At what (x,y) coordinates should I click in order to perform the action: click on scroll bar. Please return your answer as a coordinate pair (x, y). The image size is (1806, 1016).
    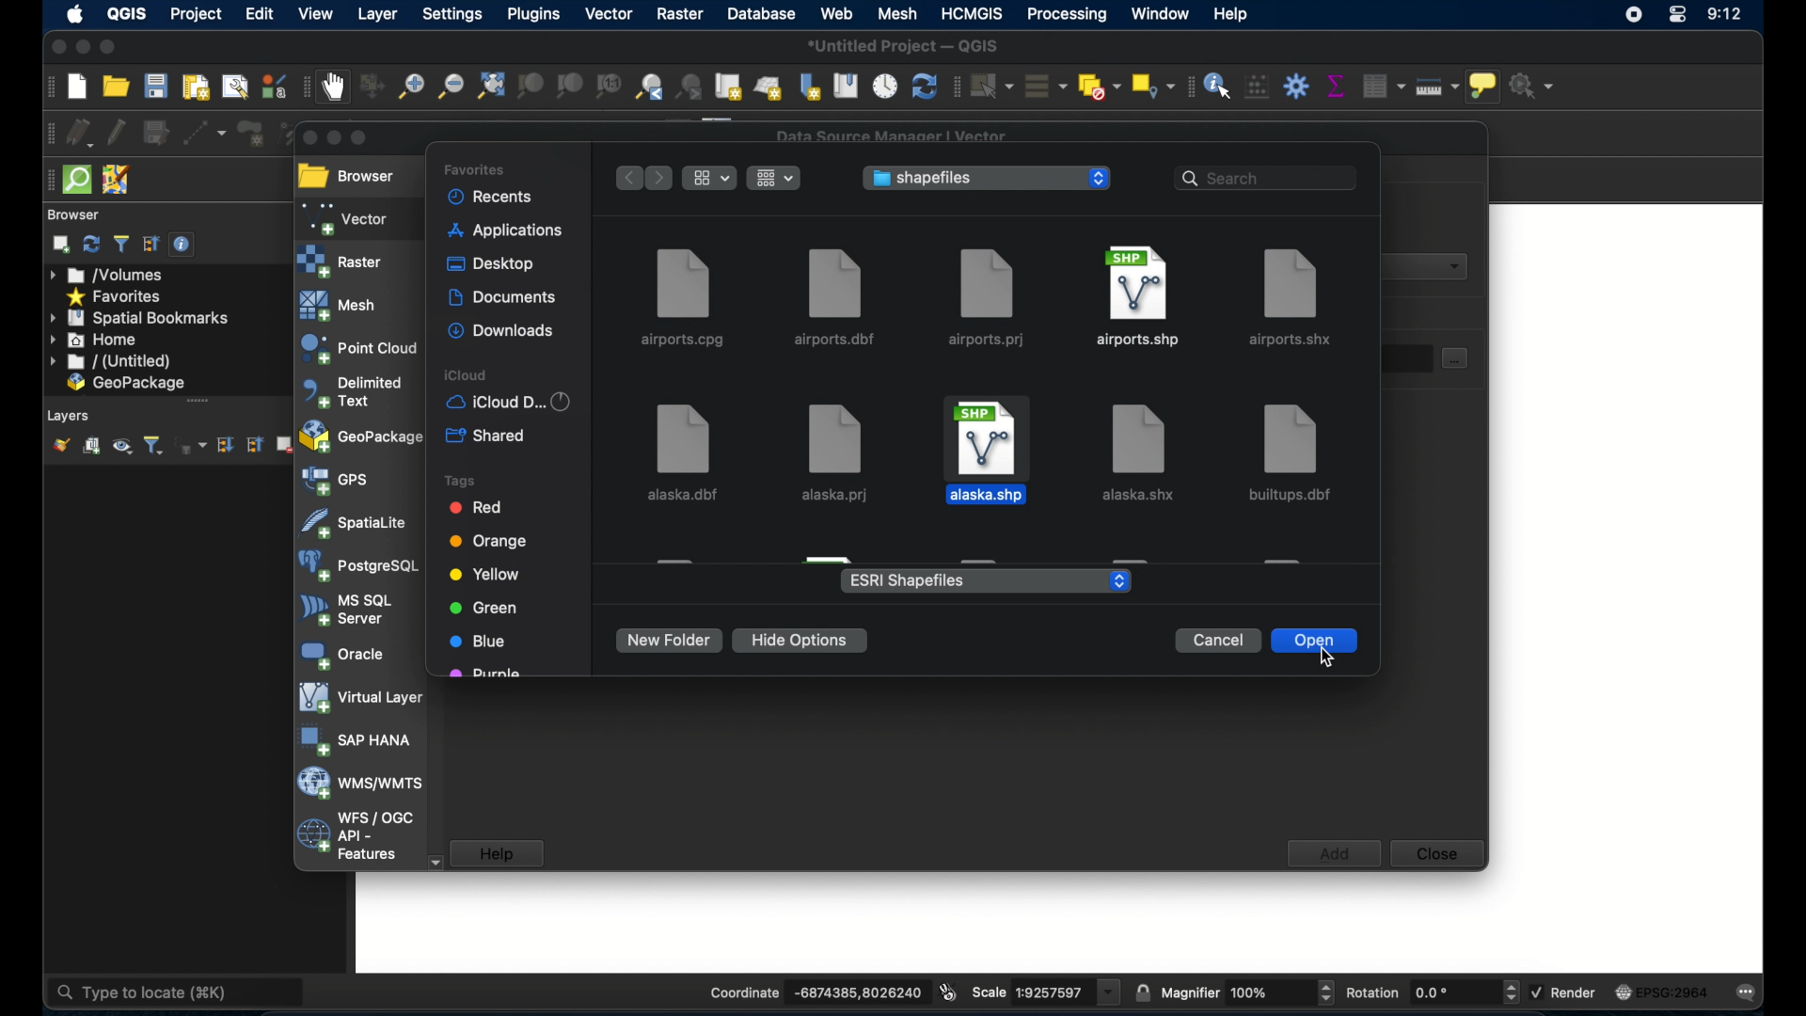
    Looking at the image, I should click on (192, 402).